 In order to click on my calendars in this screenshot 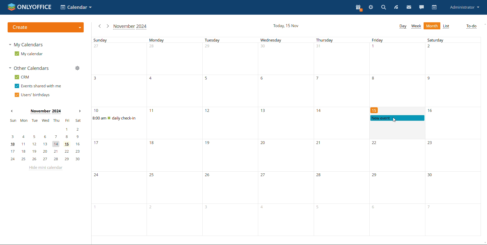, I will do `click(25, 45)`.